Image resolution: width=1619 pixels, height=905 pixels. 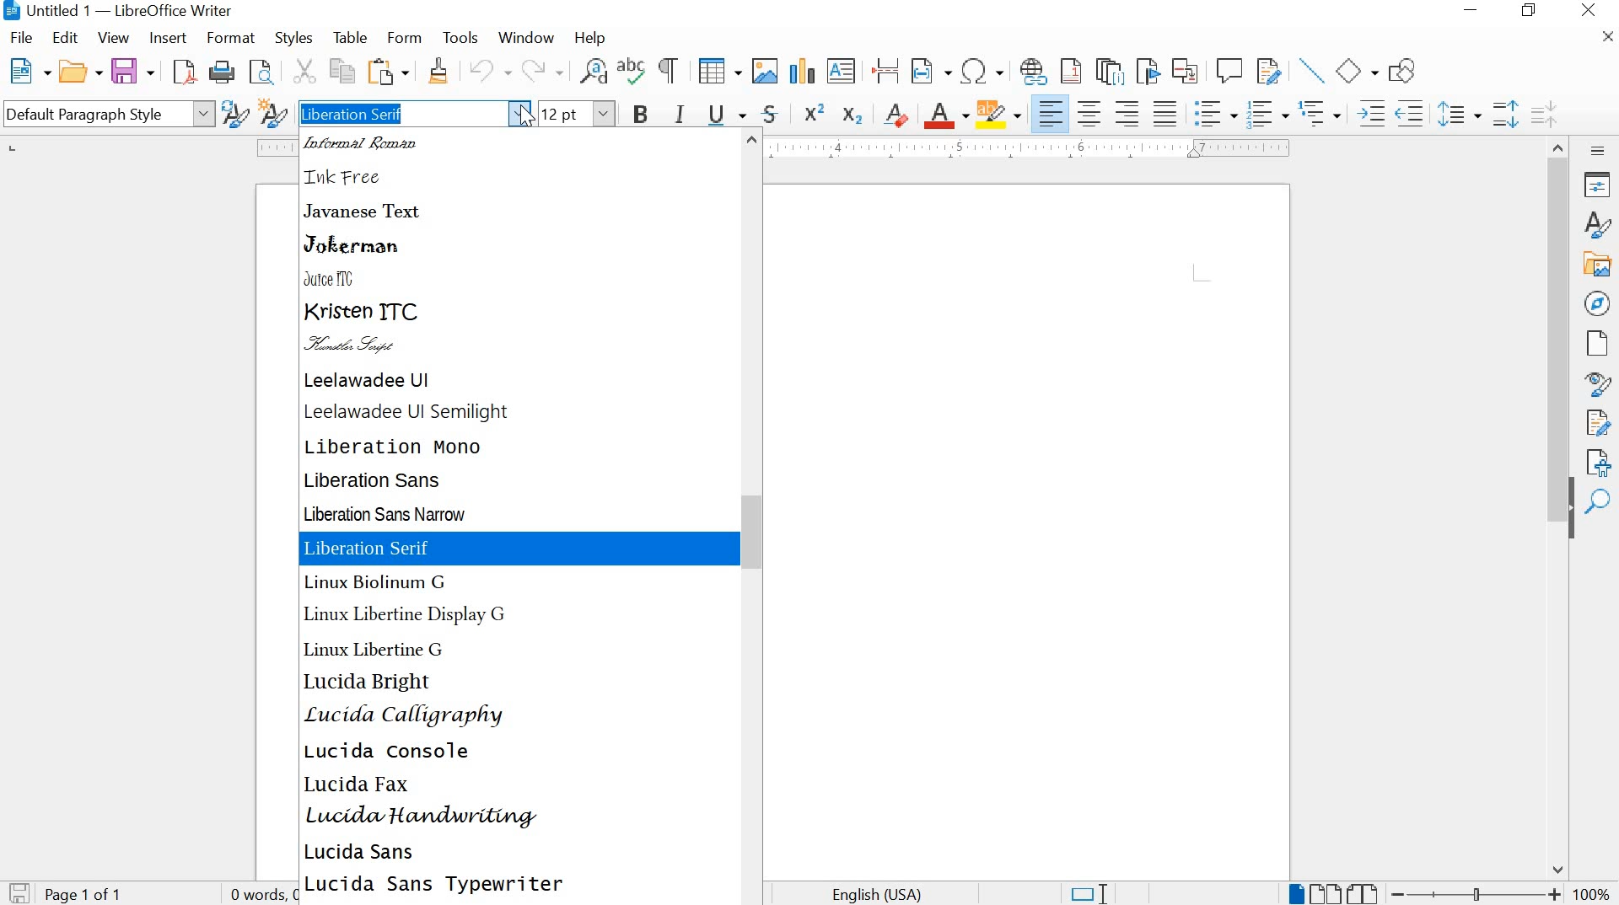 I want to click on KRISTEN ITC, so click(x=364, y=312).